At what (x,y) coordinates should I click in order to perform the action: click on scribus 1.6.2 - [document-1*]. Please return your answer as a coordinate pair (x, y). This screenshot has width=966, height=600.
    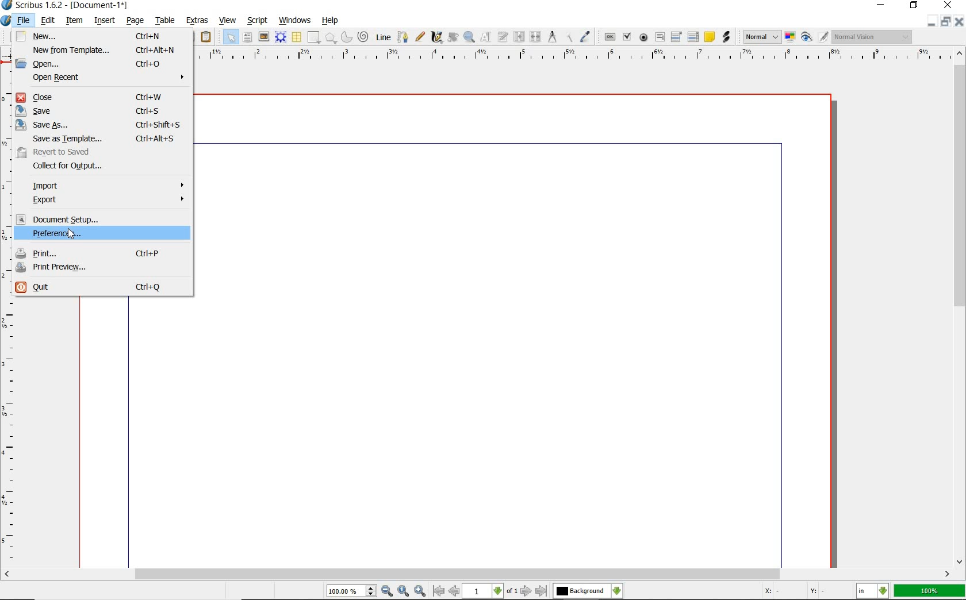
    Looking at the image, I should click on (67, 6).